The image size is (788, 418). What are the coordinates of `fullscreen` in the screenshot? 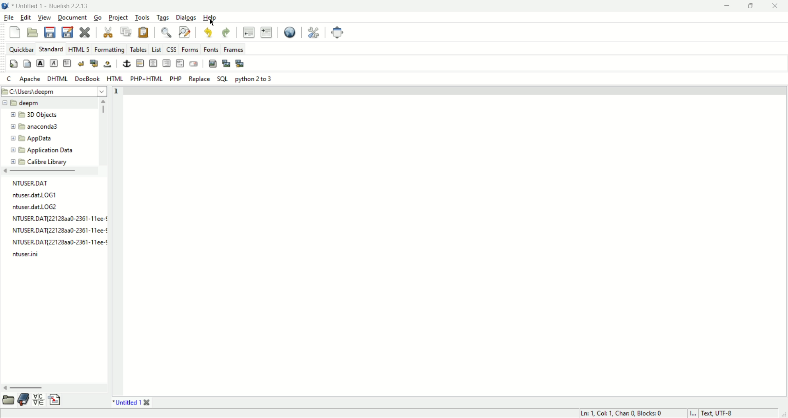 It's located at (337, 33).